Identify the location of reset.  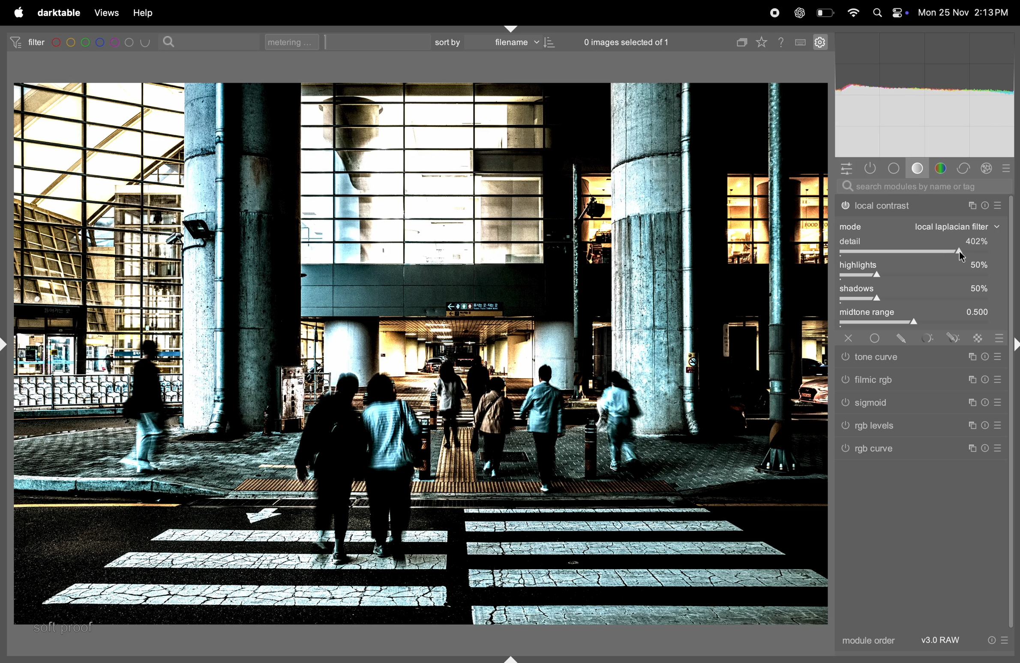
(986, 404).